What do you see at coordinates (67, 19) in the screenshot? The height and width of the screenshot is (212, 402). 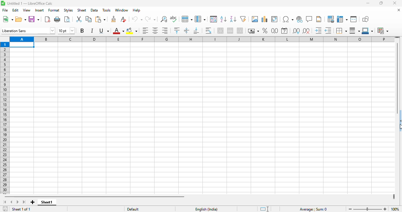 I see `toggle print preview` at bounding box center [67, 19].